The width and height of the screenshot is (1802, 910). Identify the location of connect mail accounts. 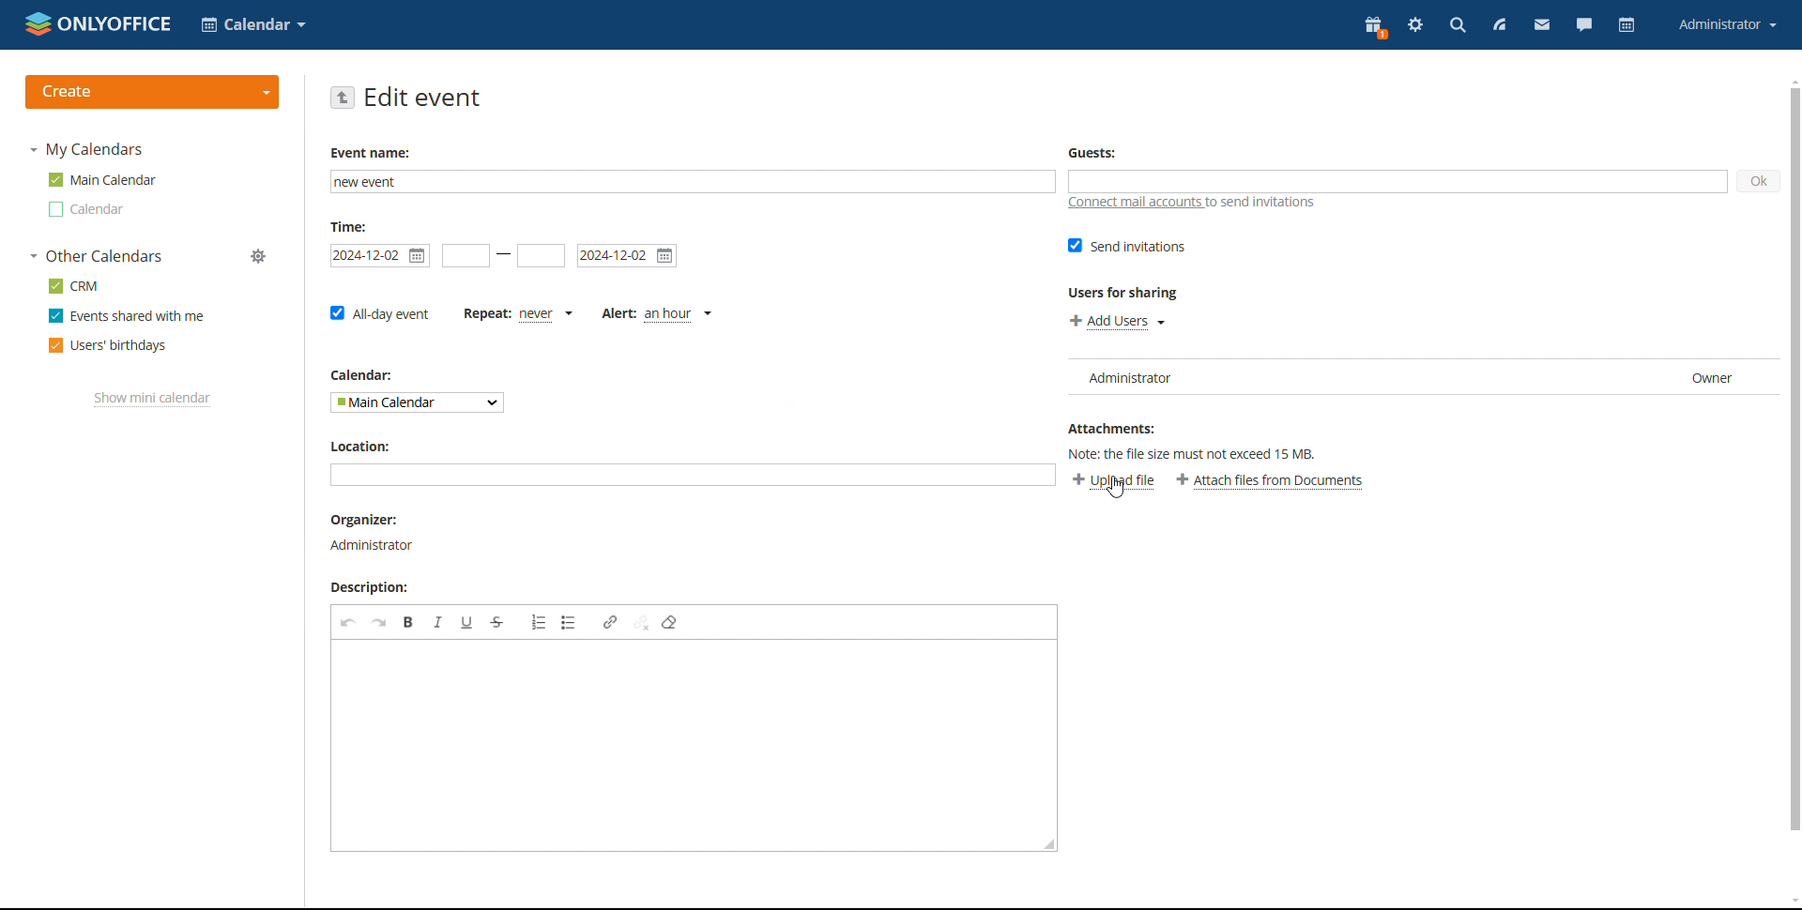
(1198, 204).